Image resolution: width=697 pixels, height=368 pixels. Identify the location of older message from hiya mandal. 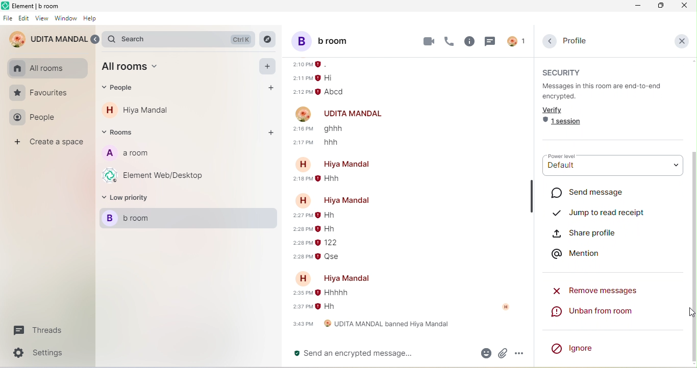
(320, 180).